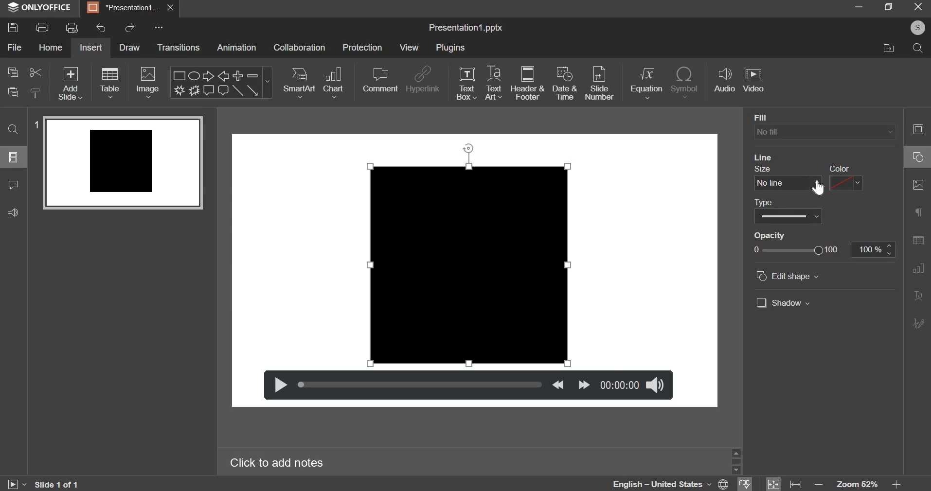 The height and width of the screenshot is (491, 931). Describe the element at coordinates (750, 483) in the screenshot. I see `spelling` at that location.